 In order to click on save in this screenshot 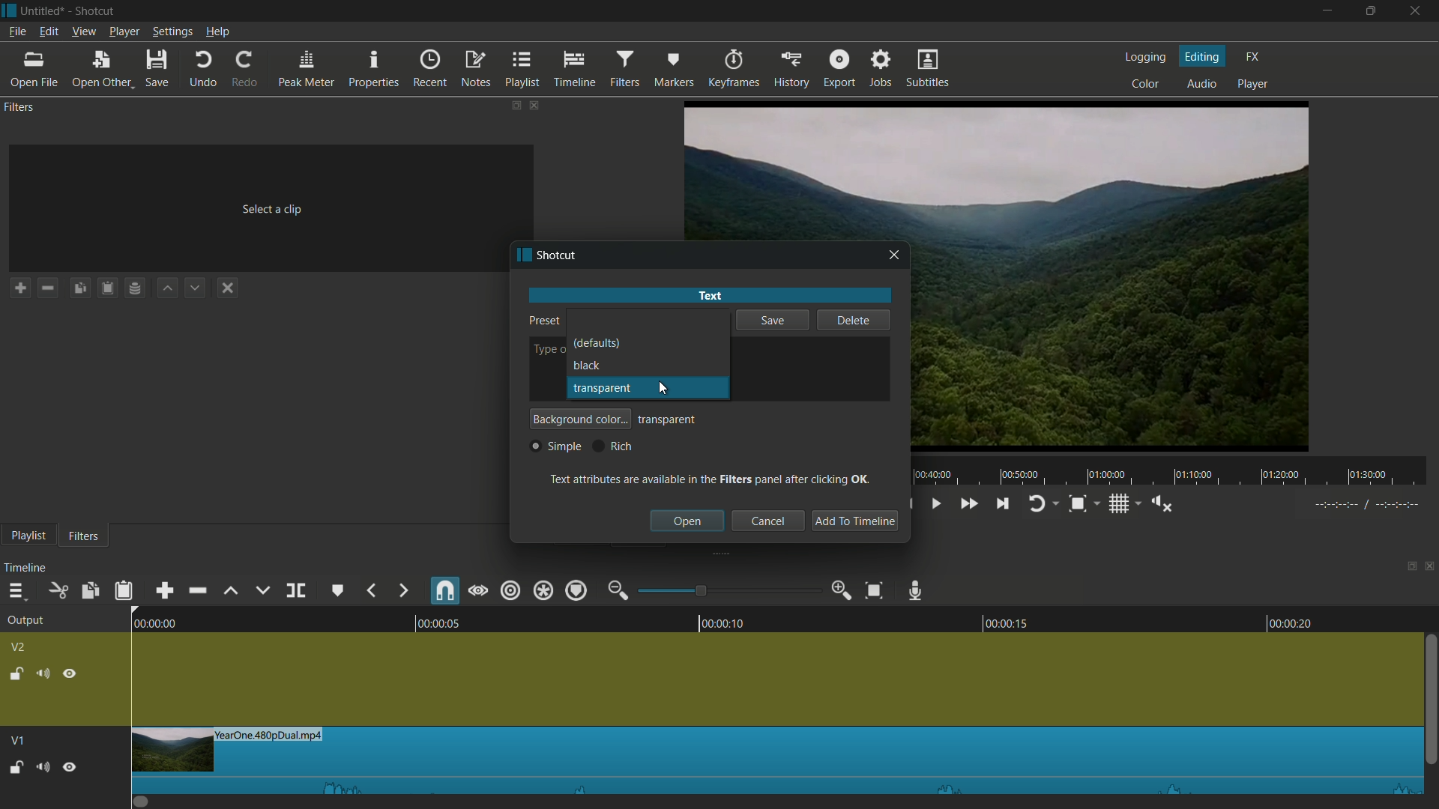, I will do `click(157, 70)`.